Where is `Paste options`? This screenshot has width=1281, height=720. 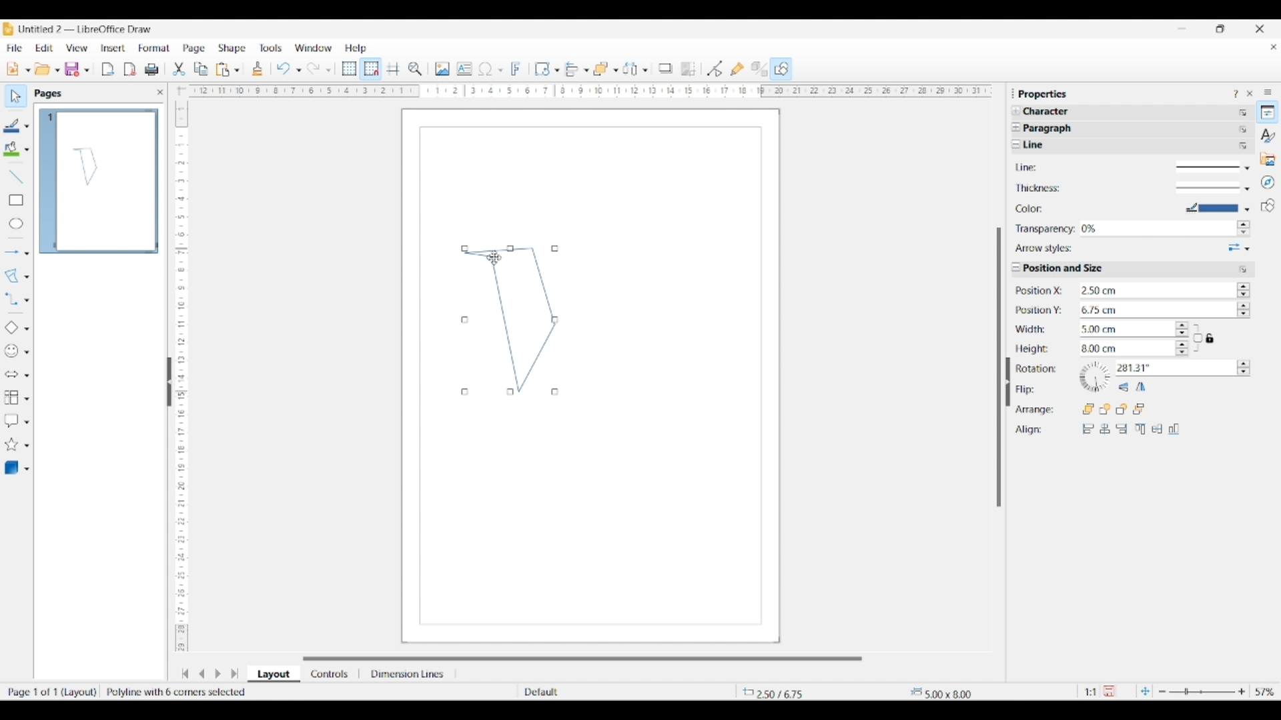
Paste options is located at coordinates (237, 70).